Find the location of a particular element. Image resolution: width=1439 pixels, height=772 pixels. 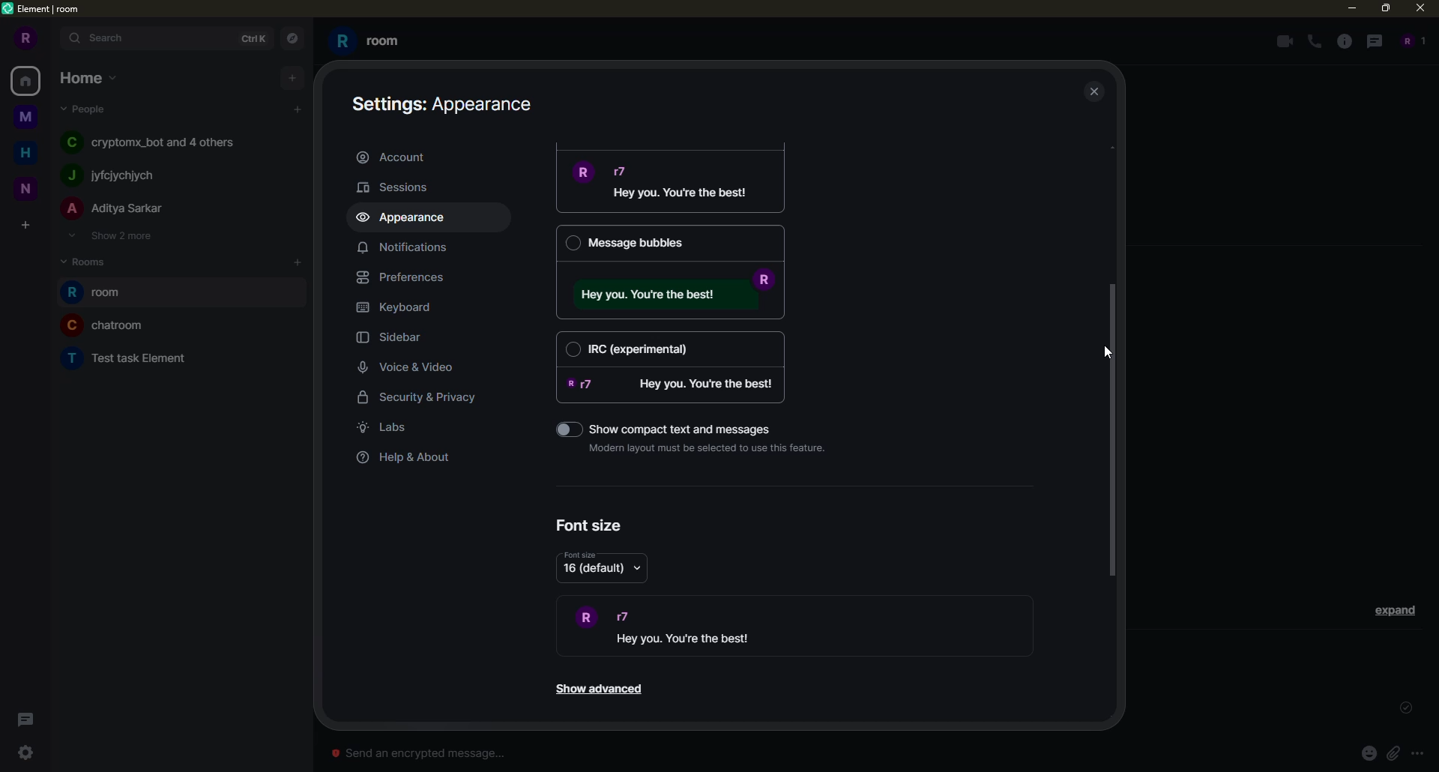

add is located at coordinates (298, 109).